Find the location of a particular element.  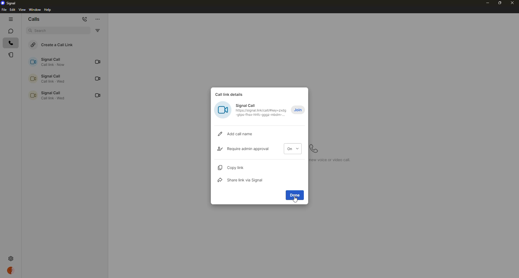

Signal Call
(0 J rer—
Bobo ncdre pm is located at coordinates (250, 111).